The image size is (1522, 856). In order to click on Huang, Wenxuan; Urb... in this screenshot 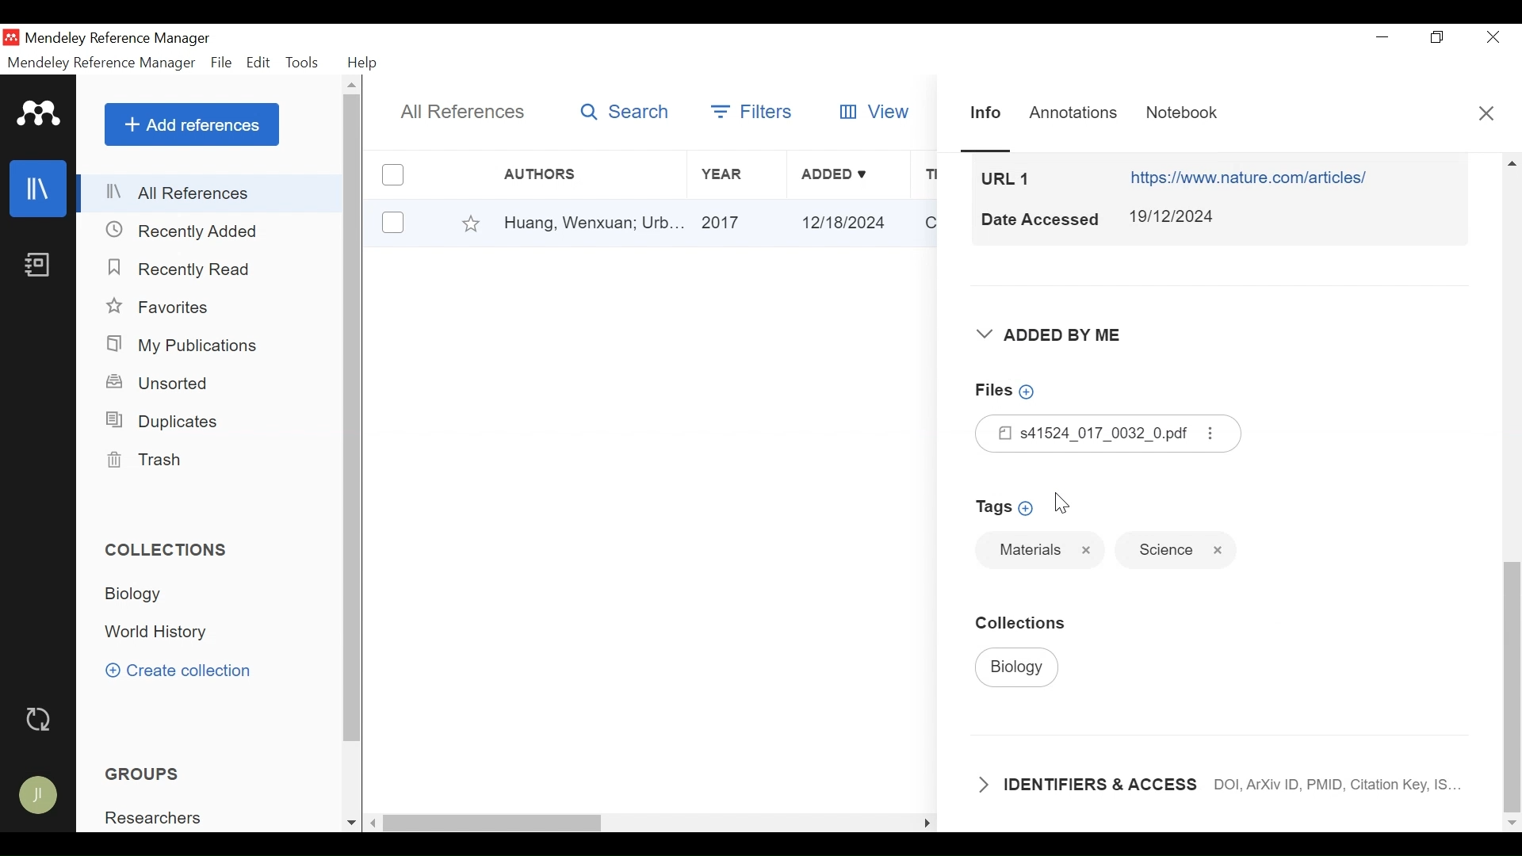, I will do `click(593, 224)`.